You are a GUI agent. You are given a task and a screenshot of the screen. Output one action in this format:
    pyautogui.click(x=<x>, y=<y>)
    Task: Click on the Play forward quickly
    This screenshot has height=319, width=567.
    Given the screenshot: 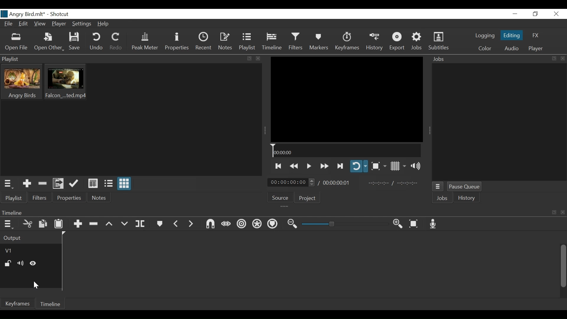 What is the action you would take?
    pyautogui.click(x=325, y=166)
    